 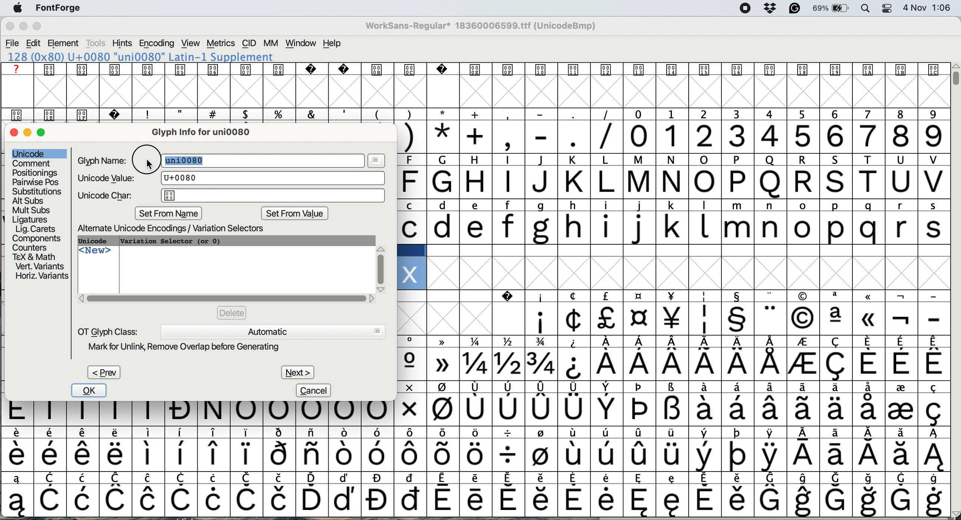 What do you see at coordinates (672, 227) in the screenshot?
I see `lower case letters a to s` at bounding box center [672, 227].